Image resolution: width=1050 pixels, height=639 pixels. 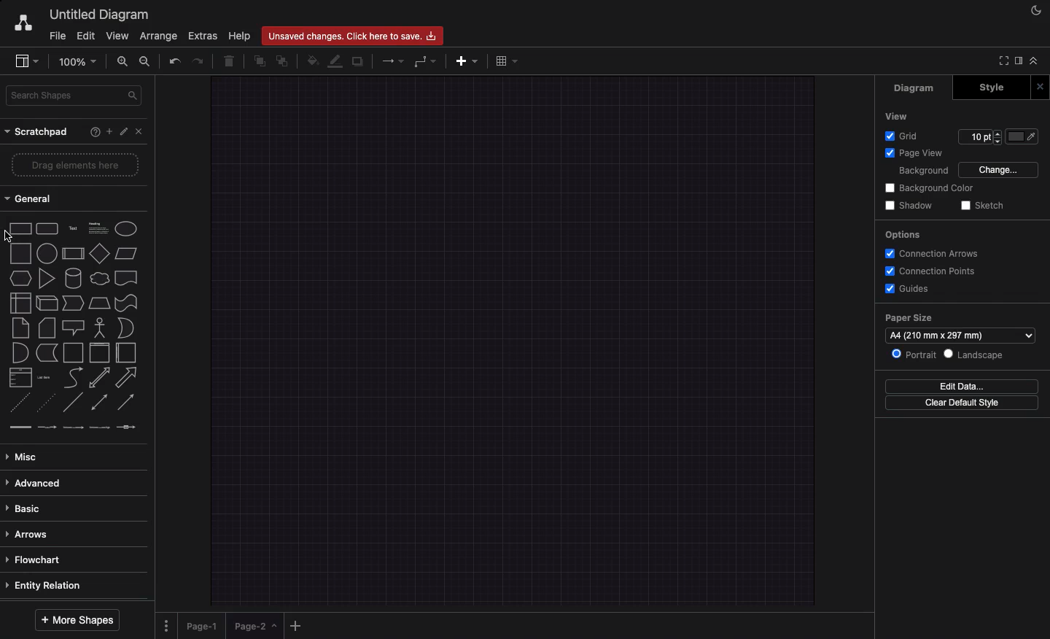 What do you see at coordinates (47, 584) in the screenshot?
I see `Entity relation` at bounding box center [47, 584].